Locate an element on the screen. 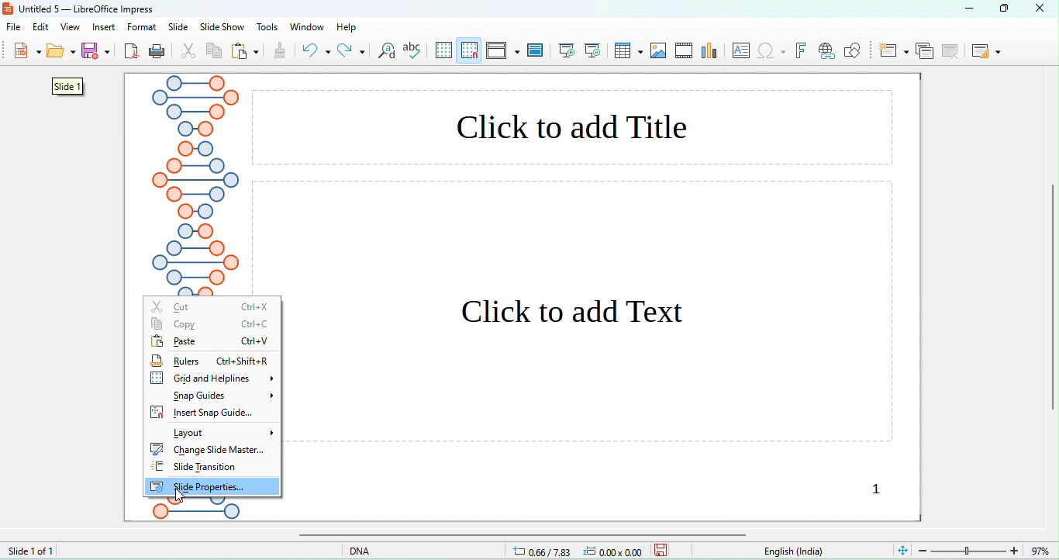 The height and width of the screenshot is (560, 1059). snap guides is located at coordinates (224, 396).